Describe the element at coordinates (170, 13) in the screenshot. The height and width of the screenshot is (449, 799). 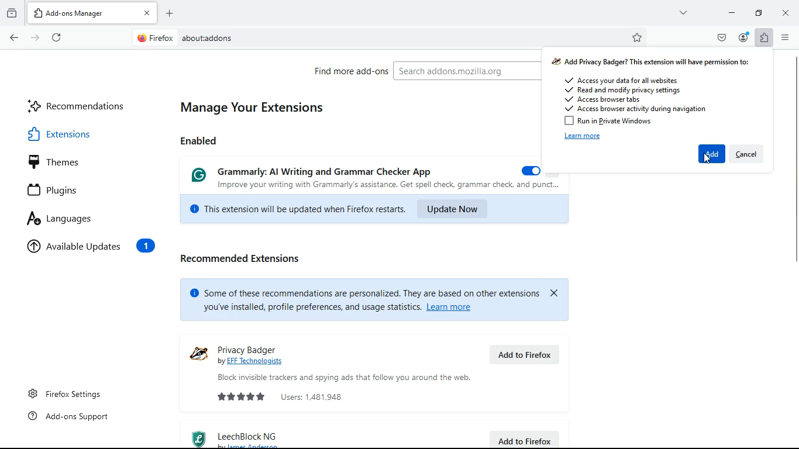
I see `open new tab` at that location.